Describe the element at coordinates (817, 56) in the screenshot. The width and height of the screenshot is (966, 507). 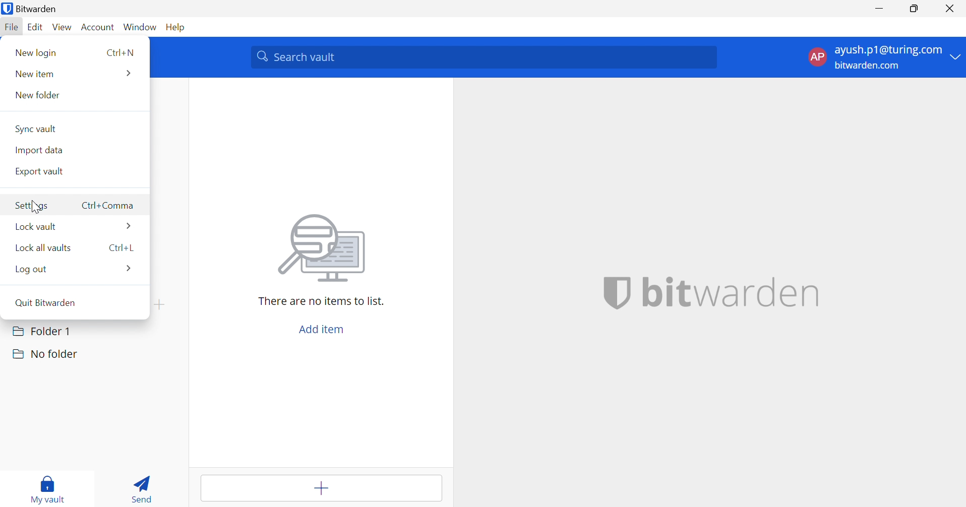
I see `AP` at that location.